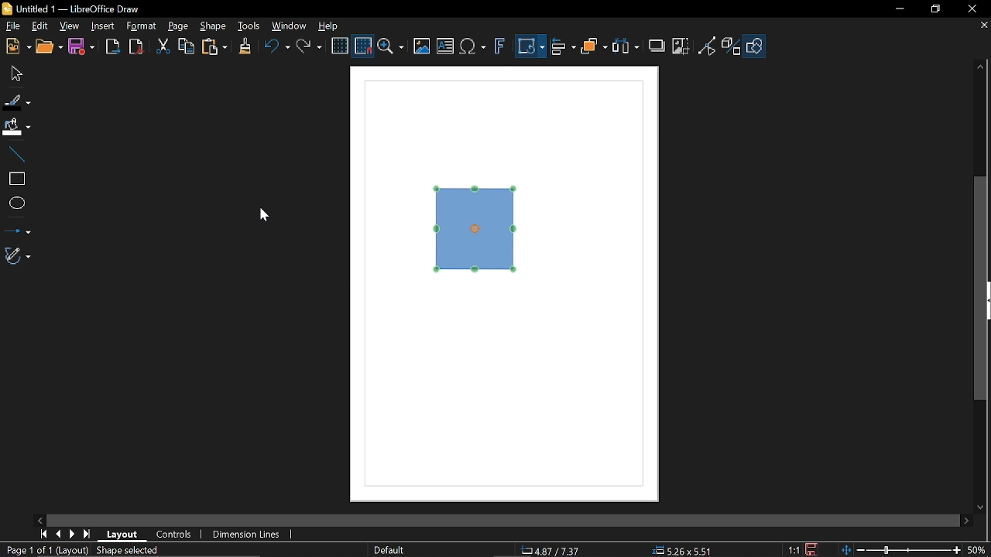 The height and width of the screenshot is (557, 991). I want to click on 5.26x5.51 (object size ), so click(685, 550).